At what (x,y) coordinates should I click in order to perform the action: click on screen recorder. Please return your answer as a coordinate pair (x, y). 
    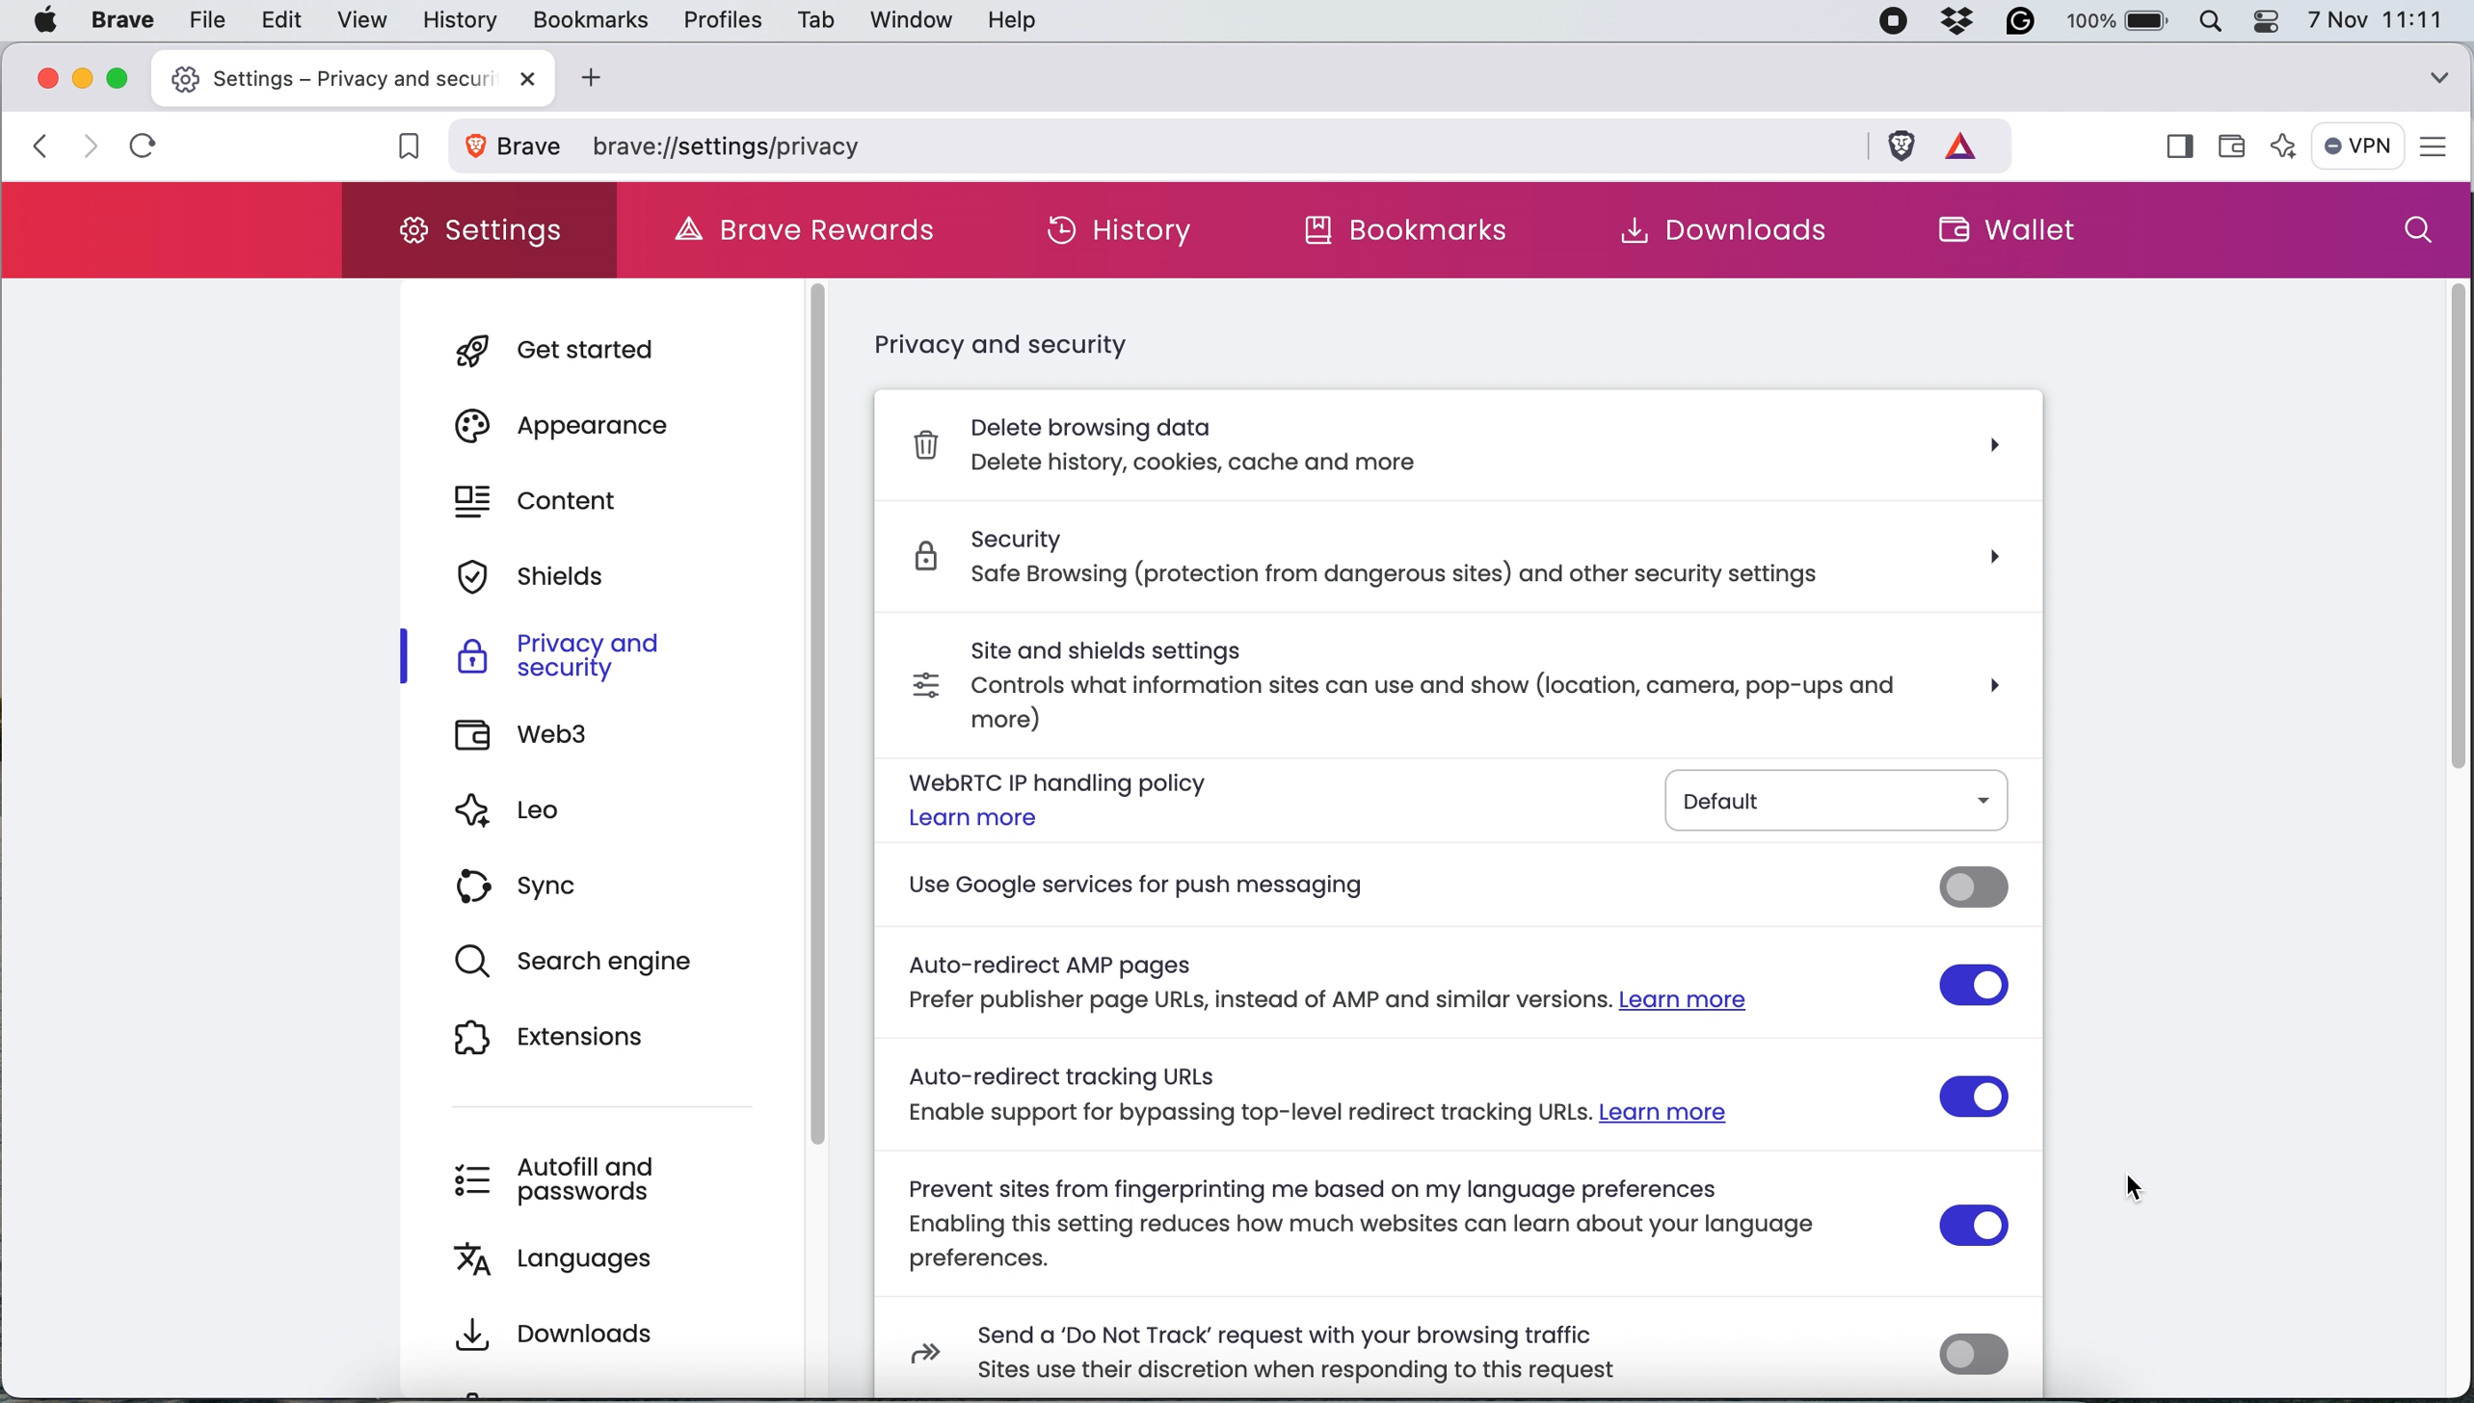
    Looking at the image, I should click on (1899, 22).